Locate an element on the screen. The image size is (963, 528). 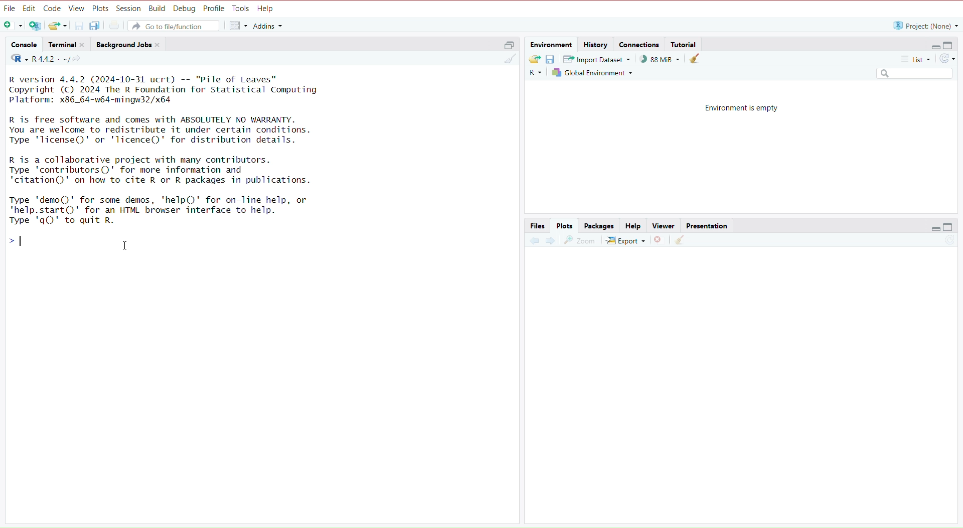
Packages is located at coordinates (598, 225).